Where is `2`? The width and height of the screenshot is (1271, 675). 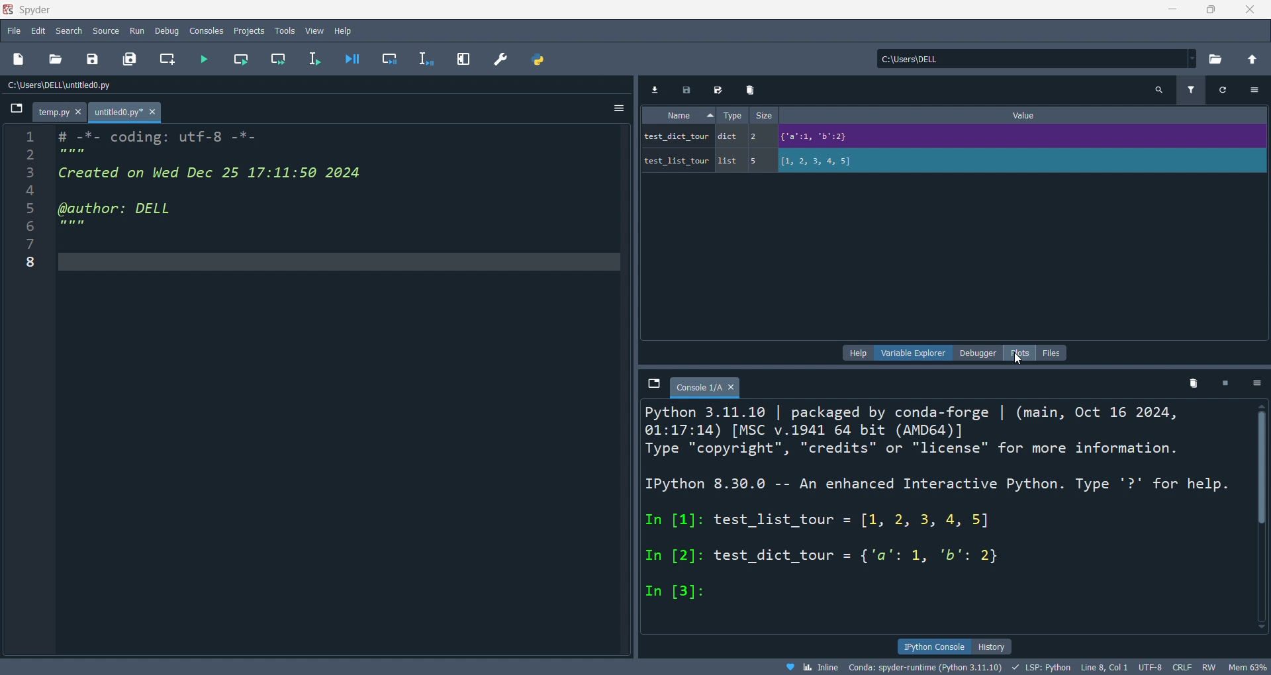 2 is located at coordinates (756, 137).